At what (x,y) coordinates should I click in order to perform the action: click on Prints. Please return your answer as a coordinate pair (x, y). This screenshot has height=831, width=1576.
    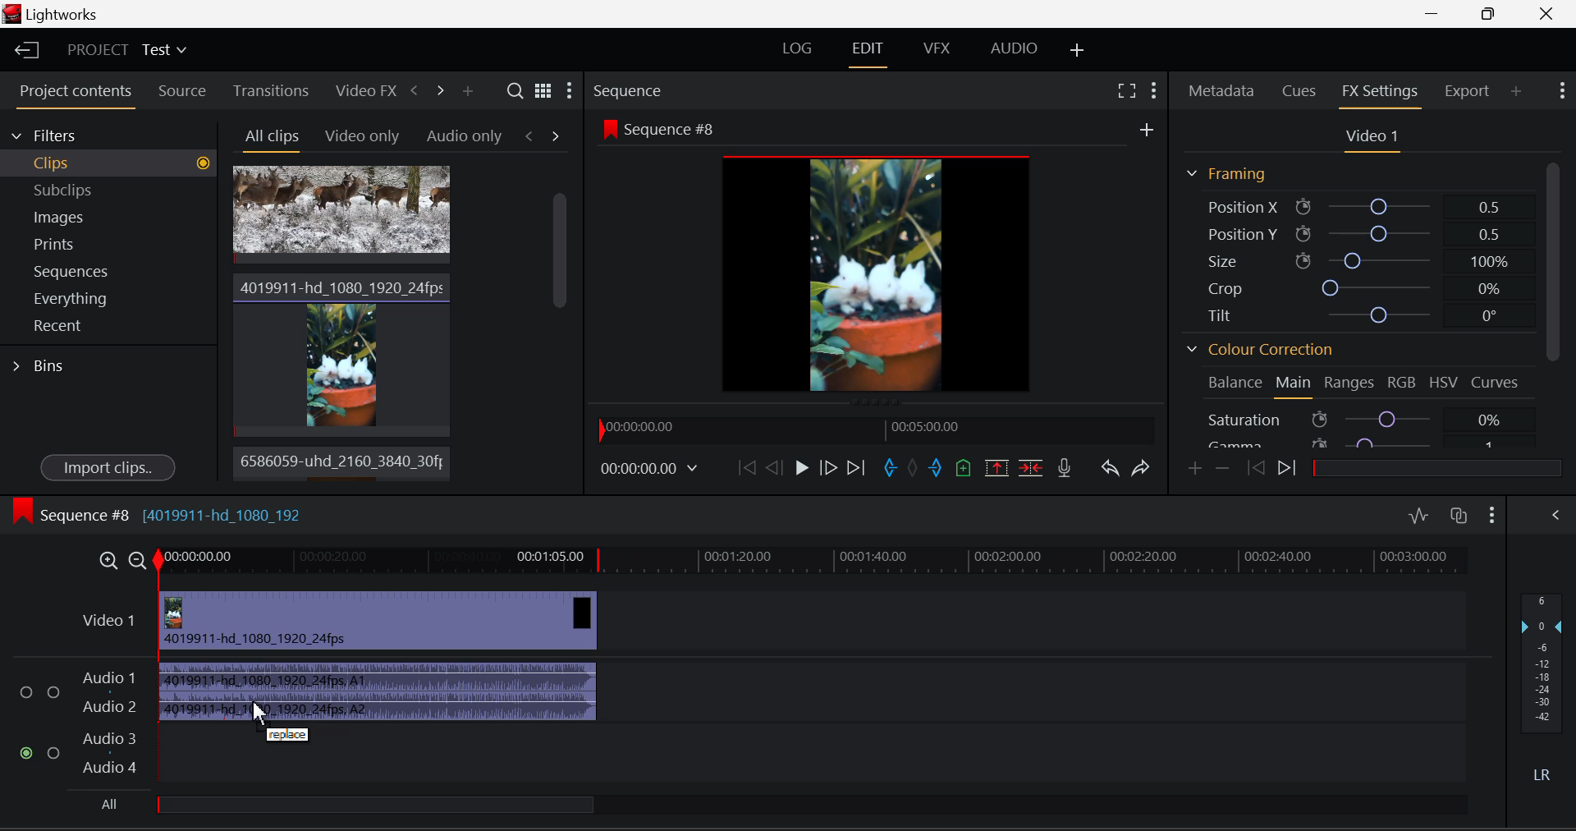
    Looking at the image, I should click on (109, 243).